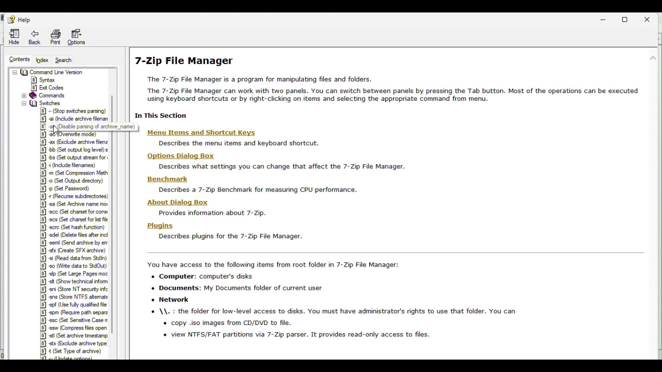  Describe the element at coordinates (73, 110) in the screenshot. I see `2] - (Stop switches parsing)` at that location.